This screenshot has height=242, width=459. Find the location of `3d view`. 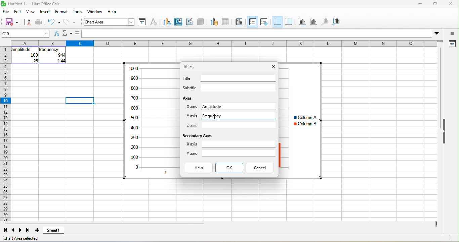

3d view is located at coordinates (200, 22).